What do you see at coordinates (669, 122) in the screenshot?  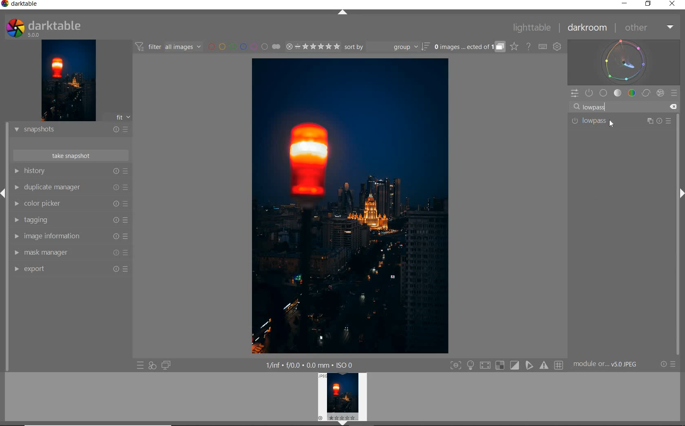 I see `Preset and reset` at bounding box center [669, 122].